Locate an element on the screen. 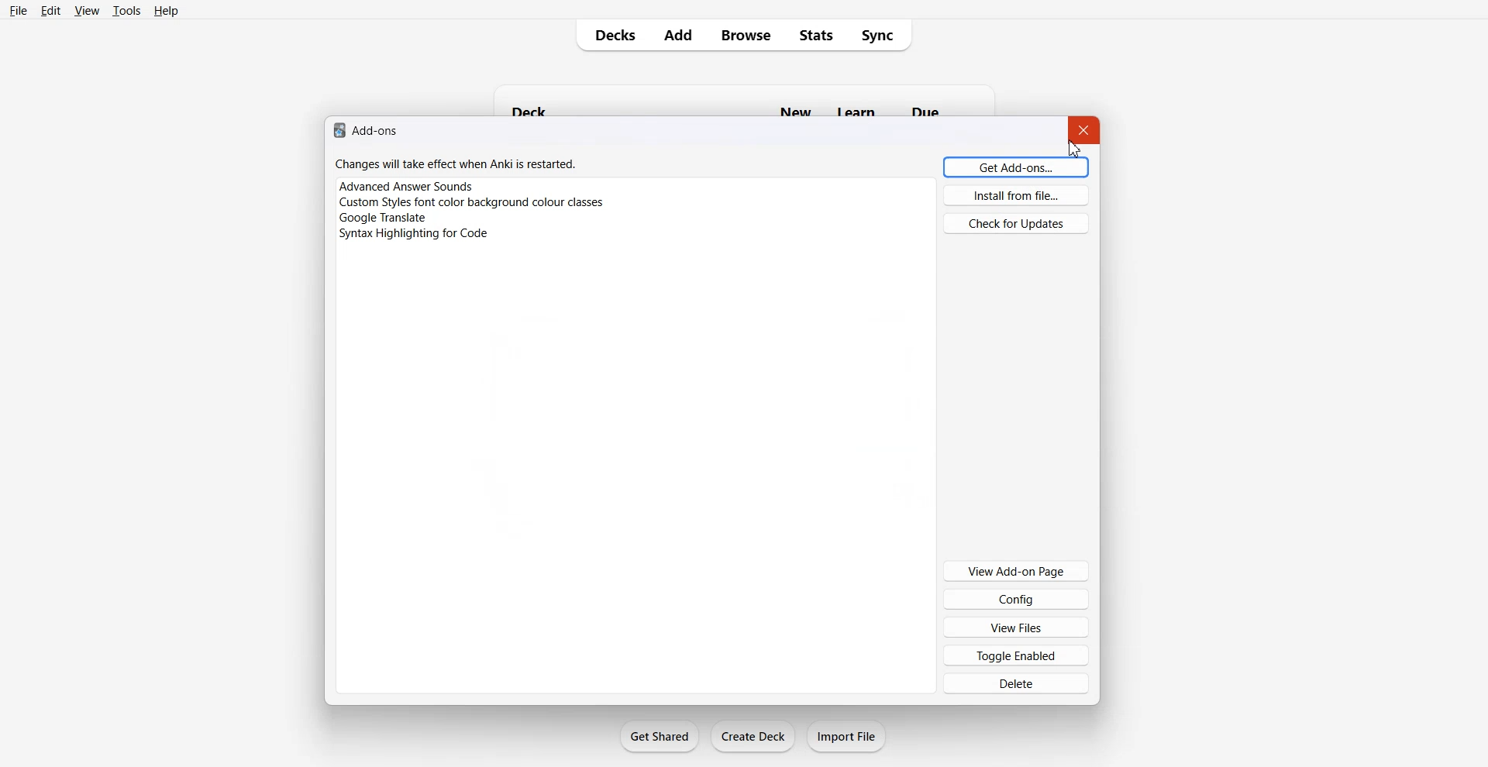  Plugins is located at coordinates (635, 202).